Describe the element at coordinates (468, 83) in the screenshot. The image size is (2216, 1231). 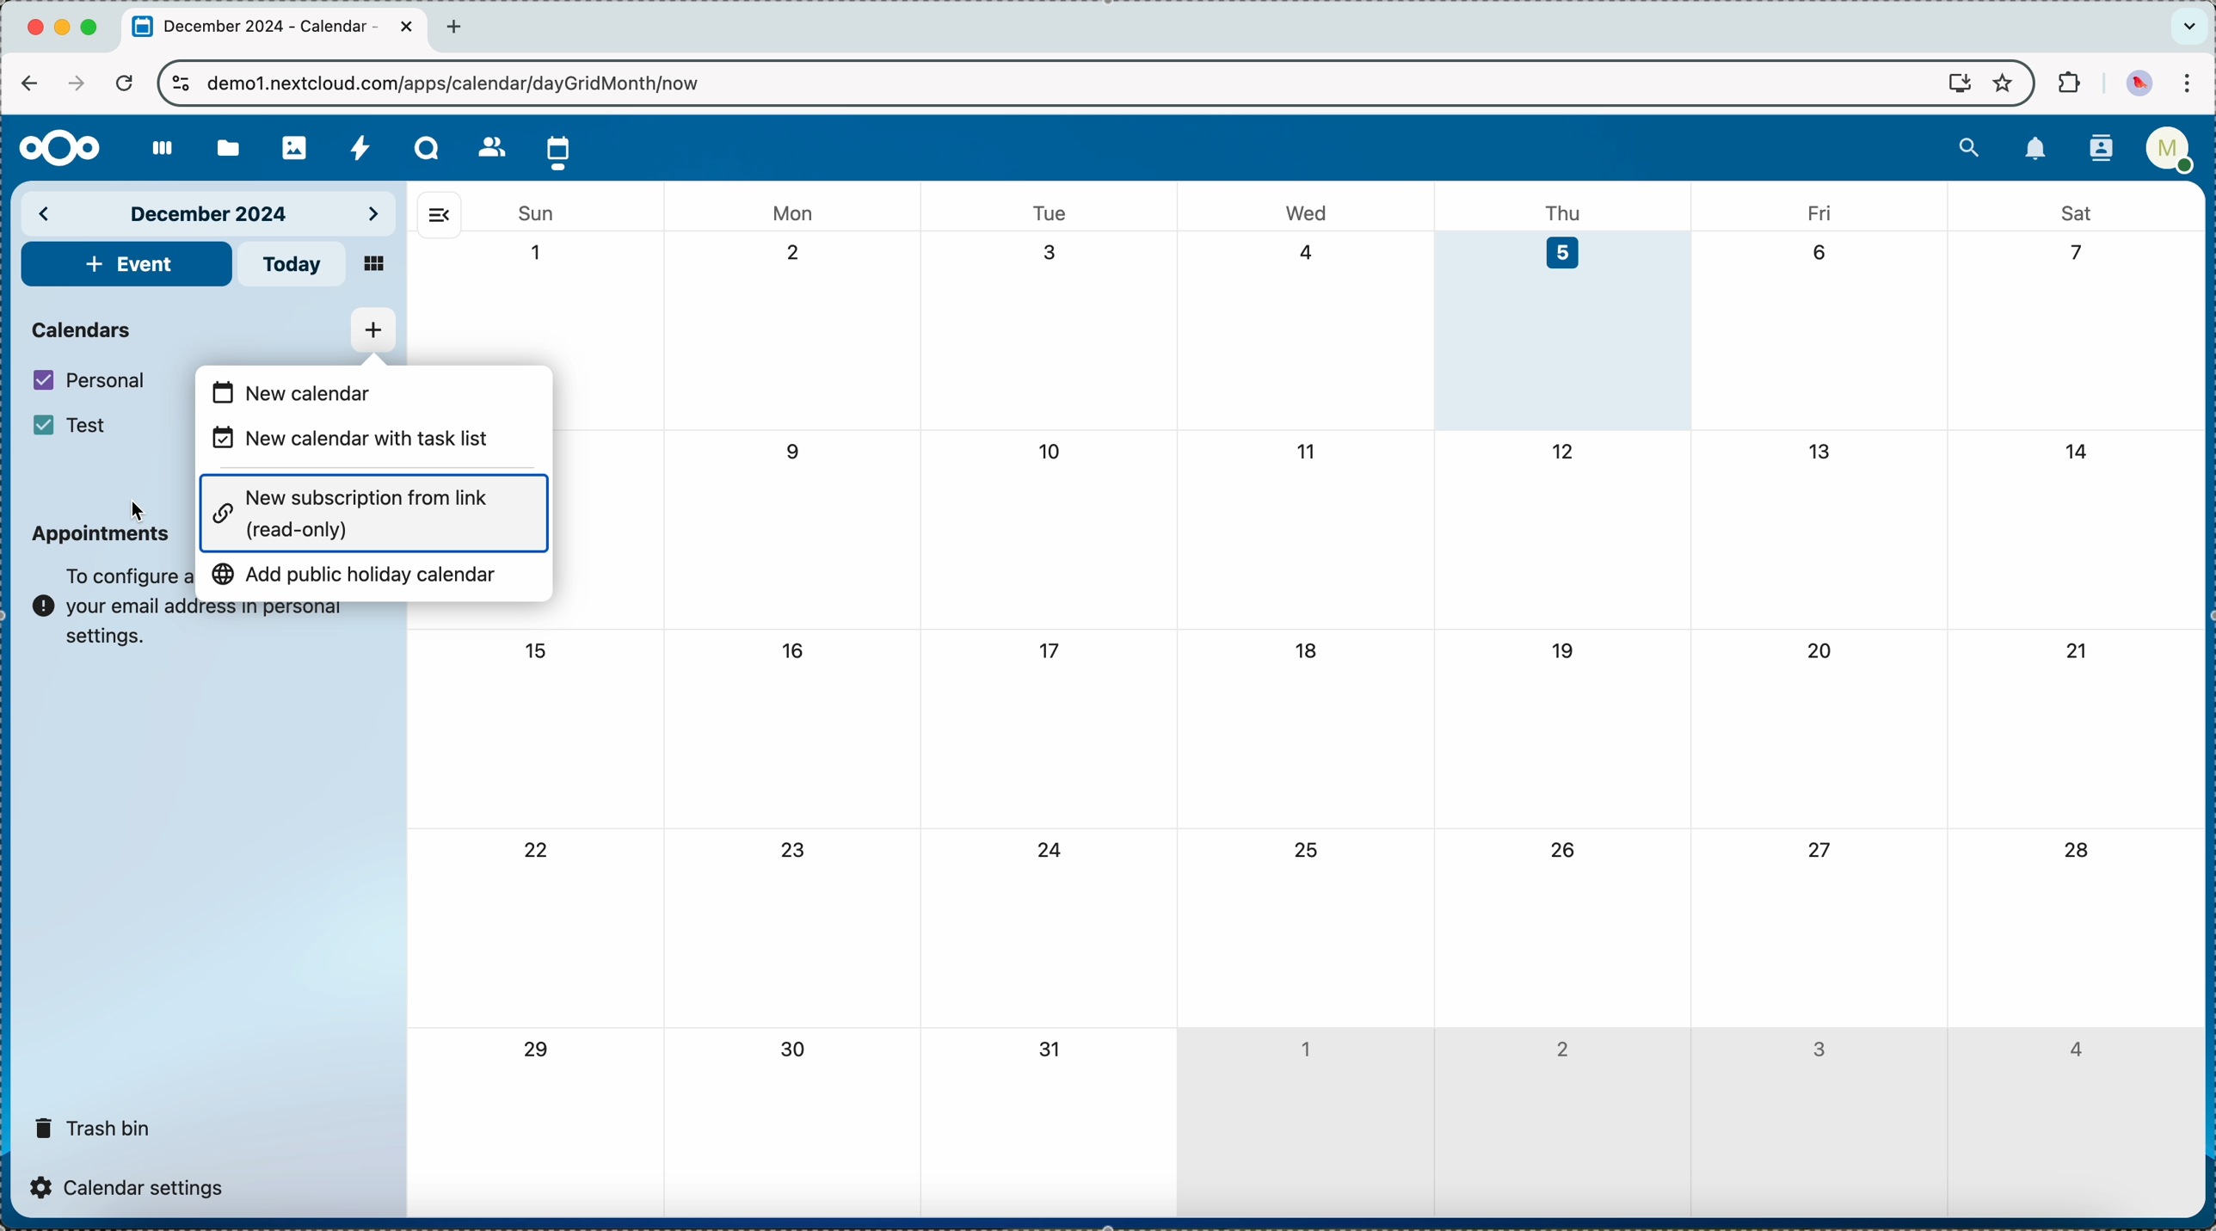
I see `URL` at that location.